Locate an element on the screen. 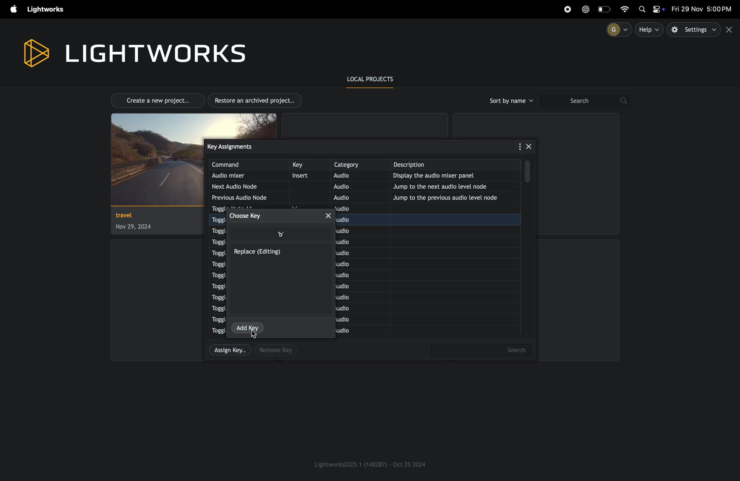  audio is located at coordinates (352, 197).